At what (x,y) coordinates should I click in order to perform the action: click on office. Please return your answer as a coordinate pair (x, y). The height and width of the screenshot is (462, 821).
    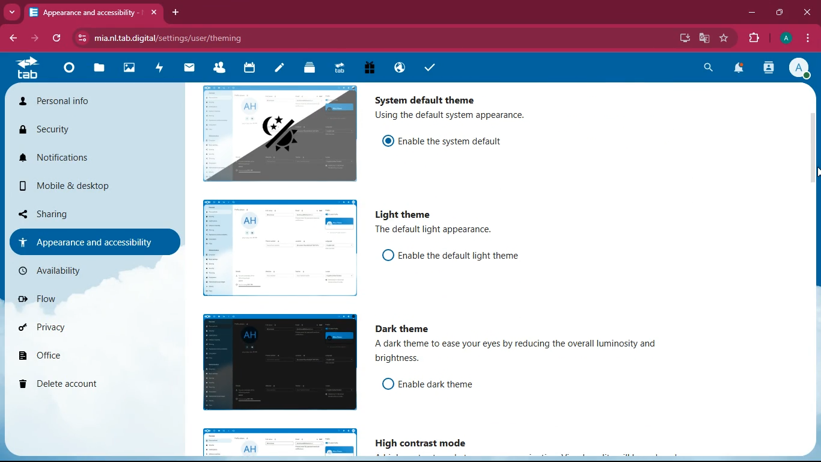
    Looking at the image, I should click on (83, 357).